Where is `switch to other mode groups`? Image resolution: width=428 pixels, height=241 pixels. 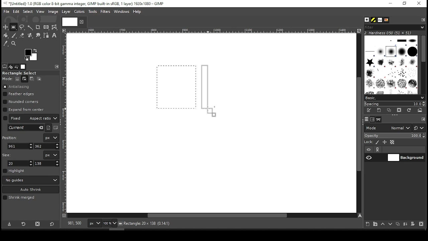
switch to other mode groups is located at coordinates (419, 129).